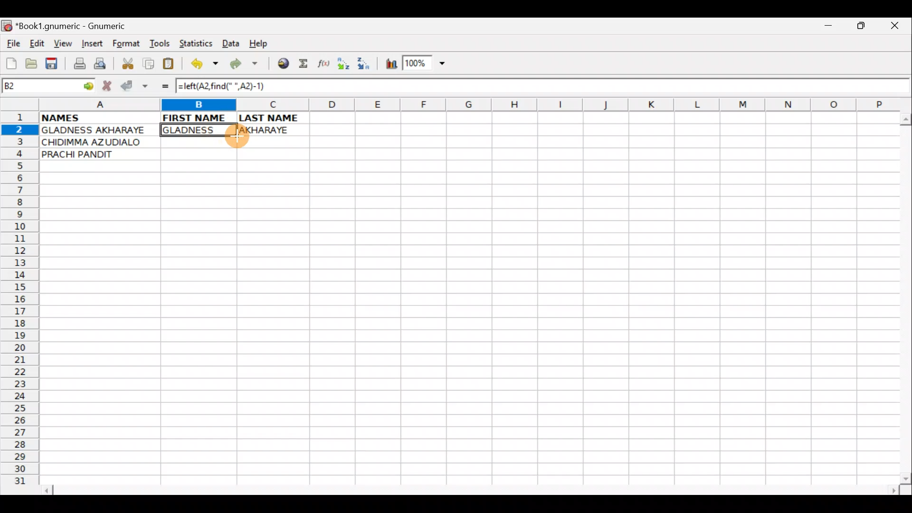 This screenshot has height=513, width=912. What do you see at coordinates (92, 44) in the screenshot?
I see `Insert` at bounding box center [92, 44].